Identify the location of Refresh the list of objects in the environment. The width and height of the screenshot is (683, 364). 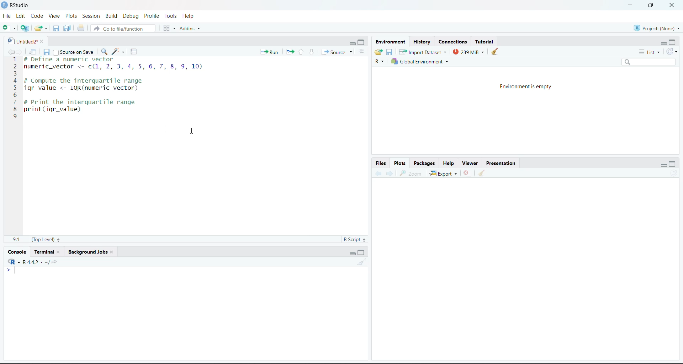
(674, 53).